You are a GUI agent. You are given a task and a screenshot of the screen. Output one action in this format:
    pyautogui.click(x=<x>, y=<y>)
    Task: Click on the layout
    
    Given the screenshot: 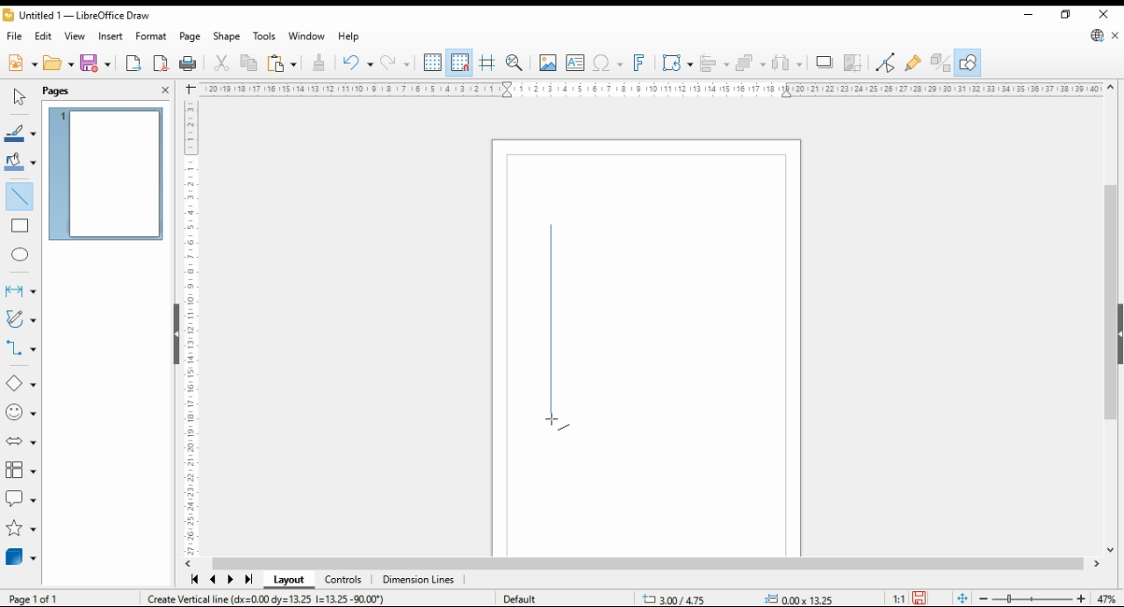 What is the action you would take?
    pyautogui.click(x=288, y=581)
    